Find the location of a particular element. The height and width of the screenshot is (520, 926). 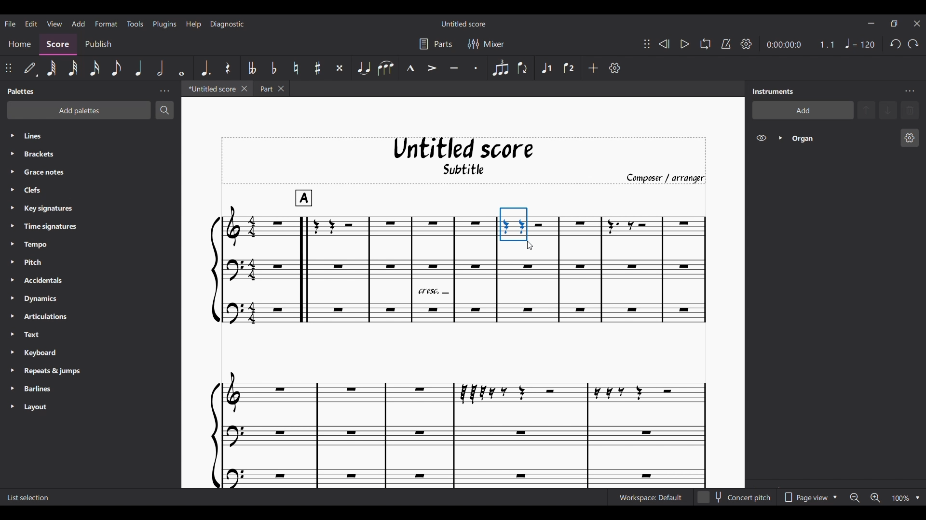

Publish section is located at coordinates (98, 45).